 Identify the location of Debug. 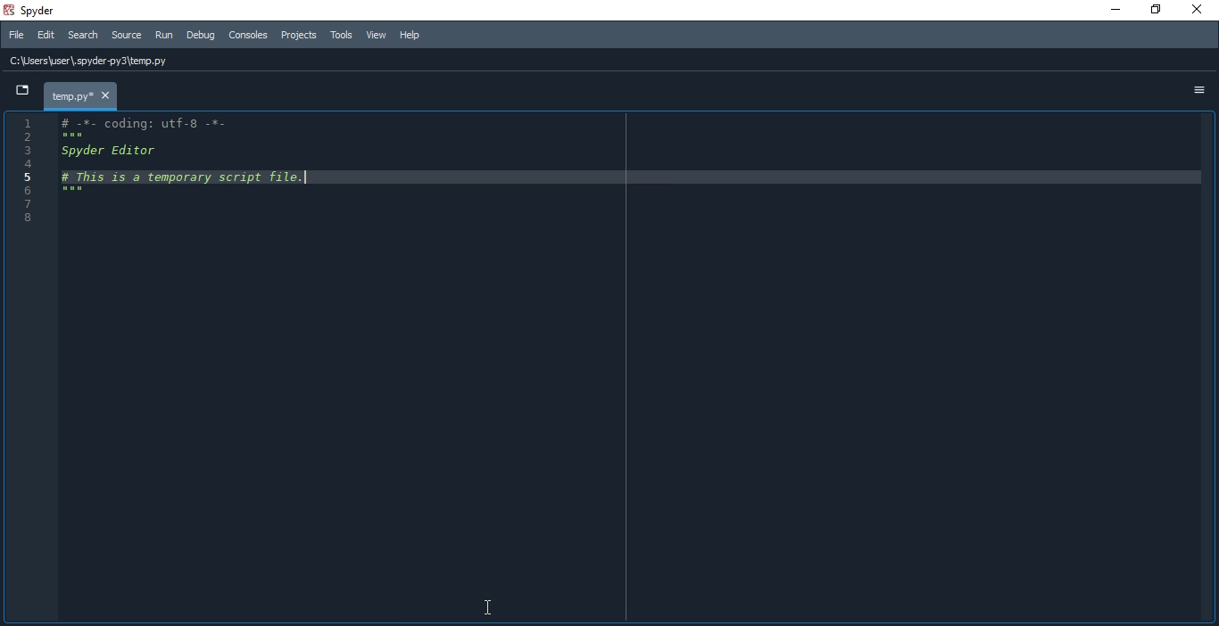
(200, 36).